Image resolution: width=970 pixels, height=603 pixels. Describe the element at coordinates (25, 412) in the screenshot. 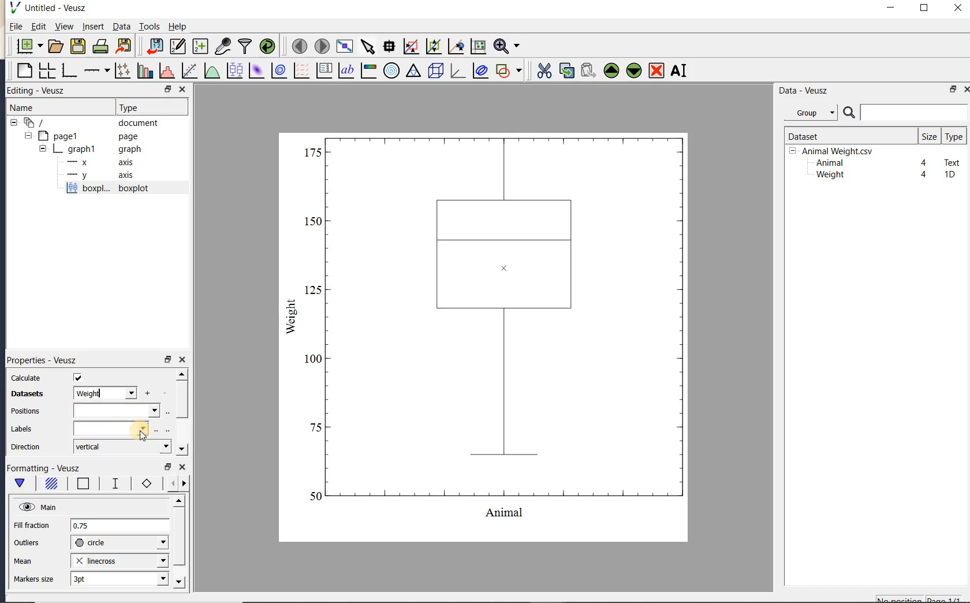

I see `positions` at that location.